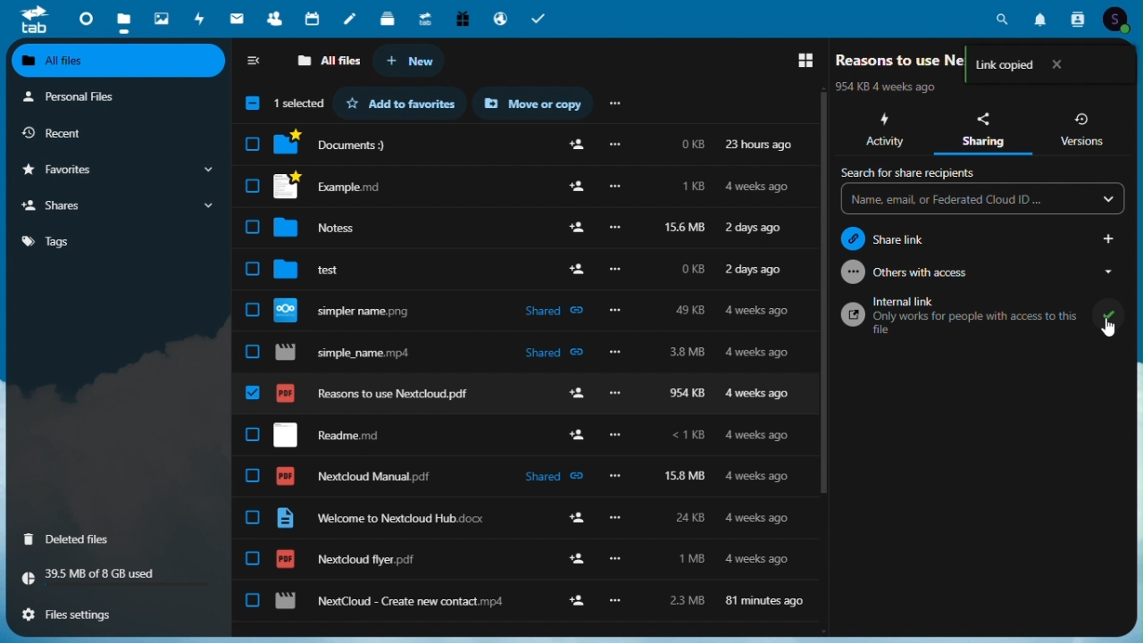  Describe the element at coordinates (253, 270) in the screenshot. I see `check box` at that location.